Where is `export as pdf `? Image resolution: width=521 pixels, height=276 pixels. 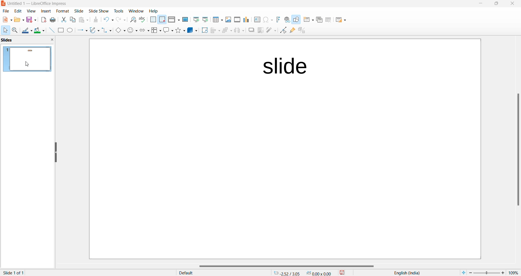
export as pdf  is located at coordinates (43, 20).